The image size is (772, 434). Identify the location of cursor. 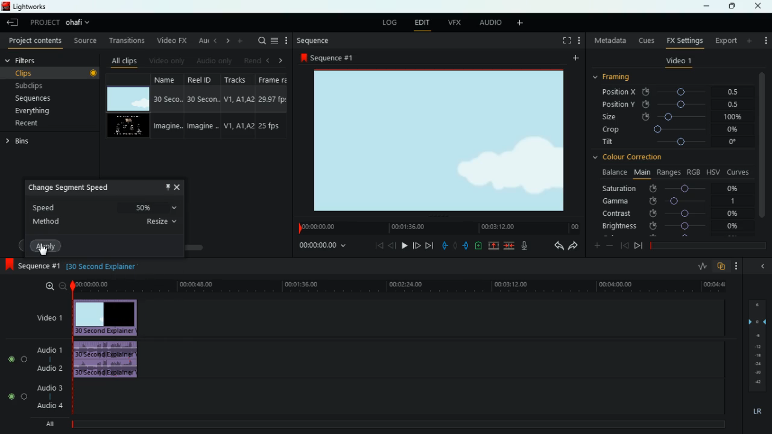
(43, 250).